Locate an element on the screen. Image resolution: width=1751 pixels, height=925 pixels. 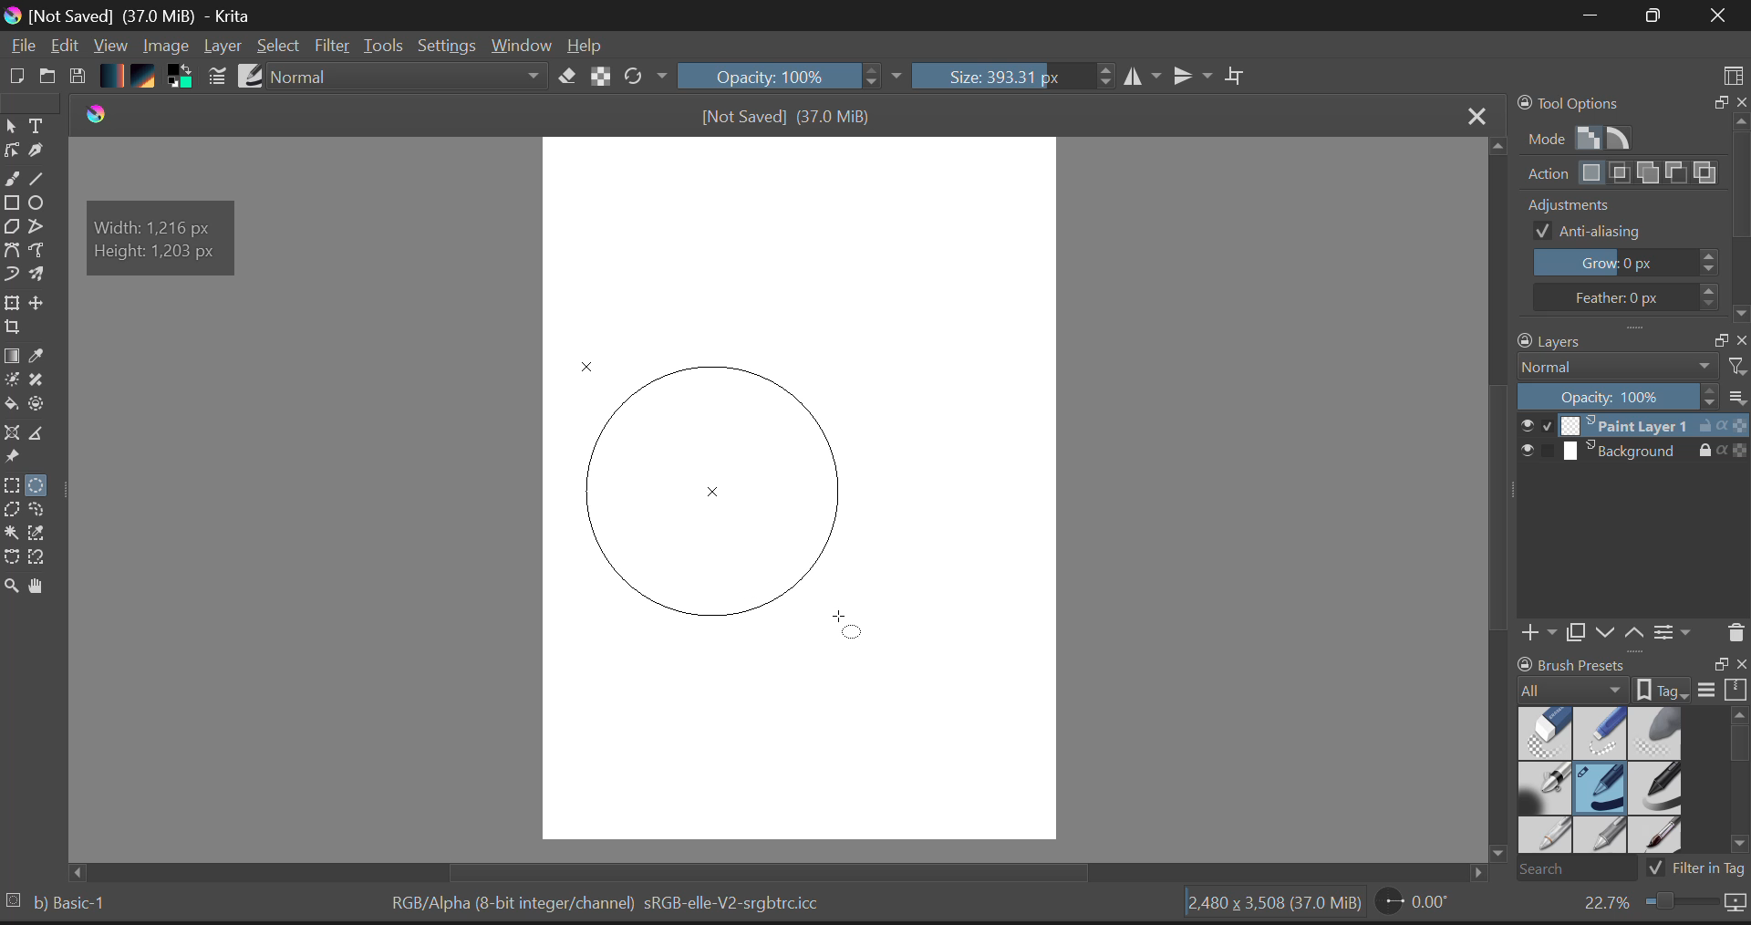
Crop is located at coordinates (1236, 77).